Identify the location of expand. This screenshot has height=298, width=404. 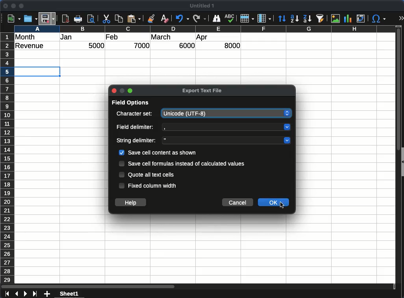
(401, 18).